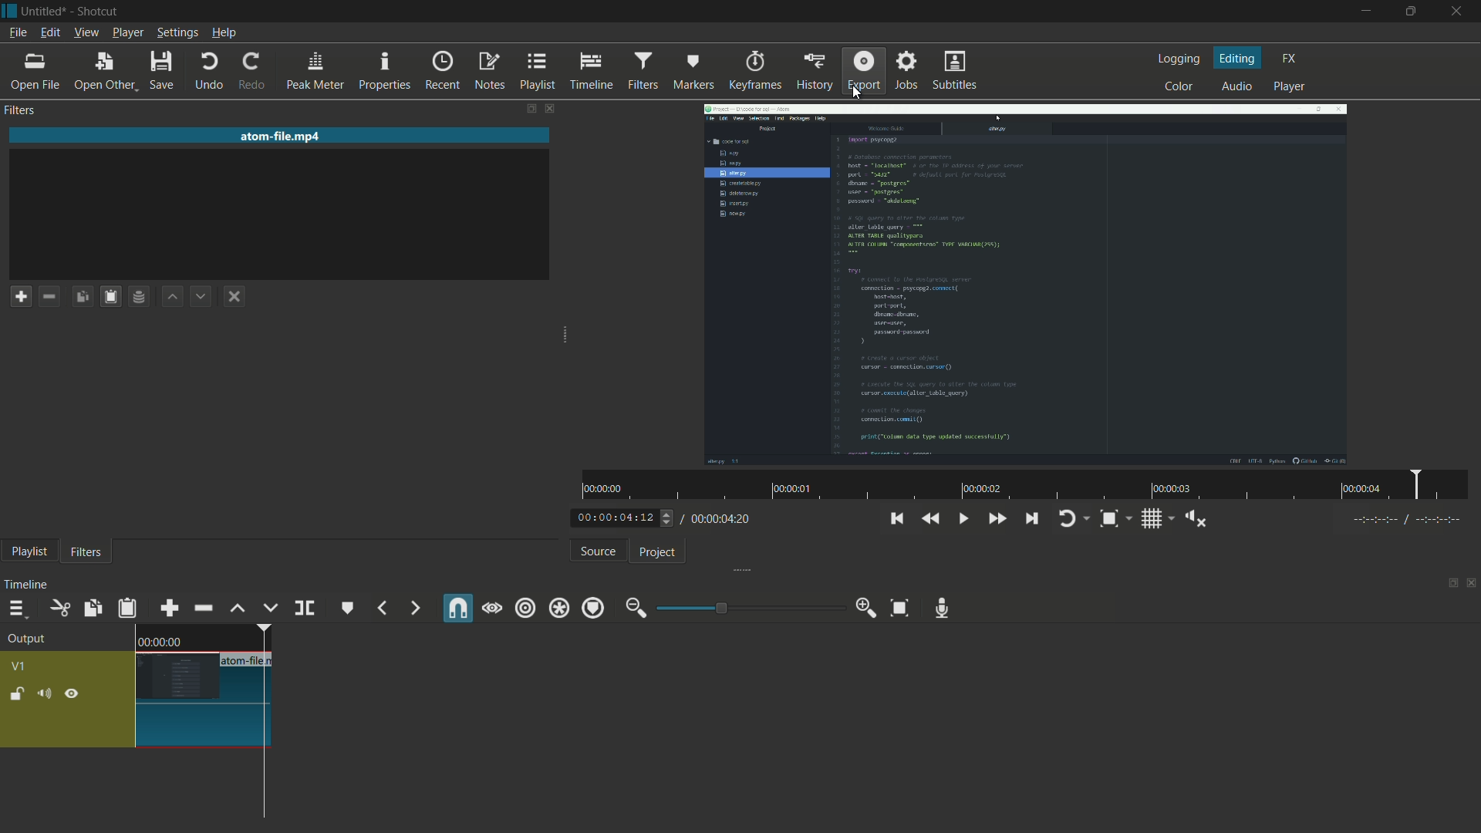 The image size is (1481, 833). What do you see at coordinates (1448, 584) in the screenshot?
I see `change layout` at bounding box center [1448, 584].